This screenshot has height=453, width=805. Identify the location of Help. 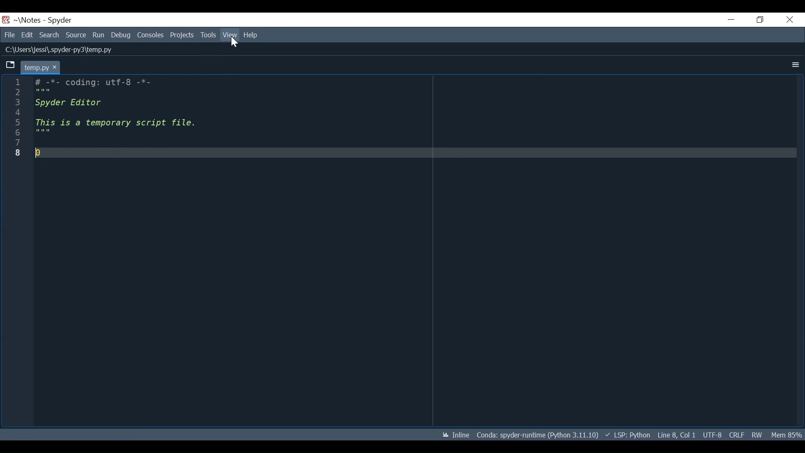
(251, 35).